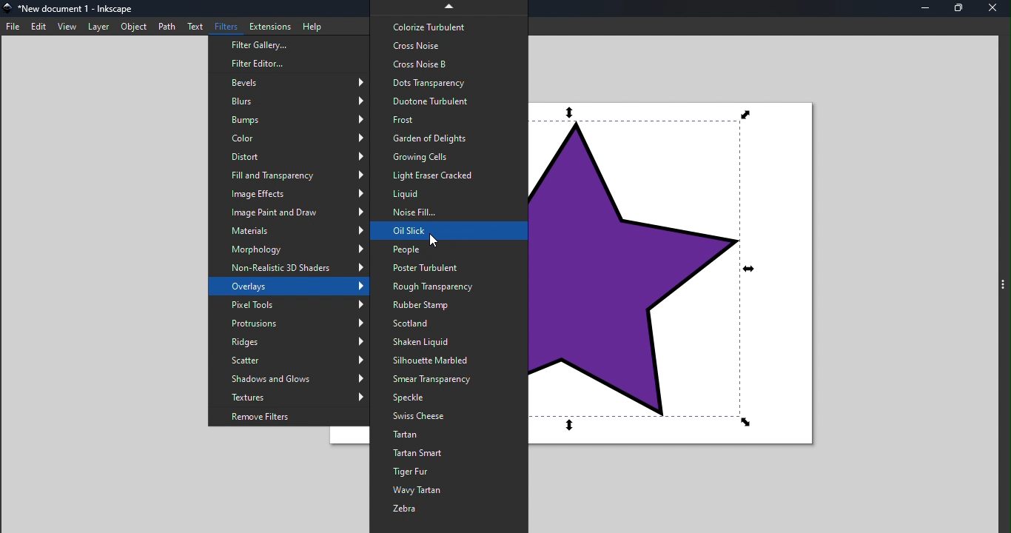 The height and width of the screenshot is (533, 1011). What do you see at coordinates (449, 232) in the screenshot?
I see `Oil slick` at bounding box center [449, 232].